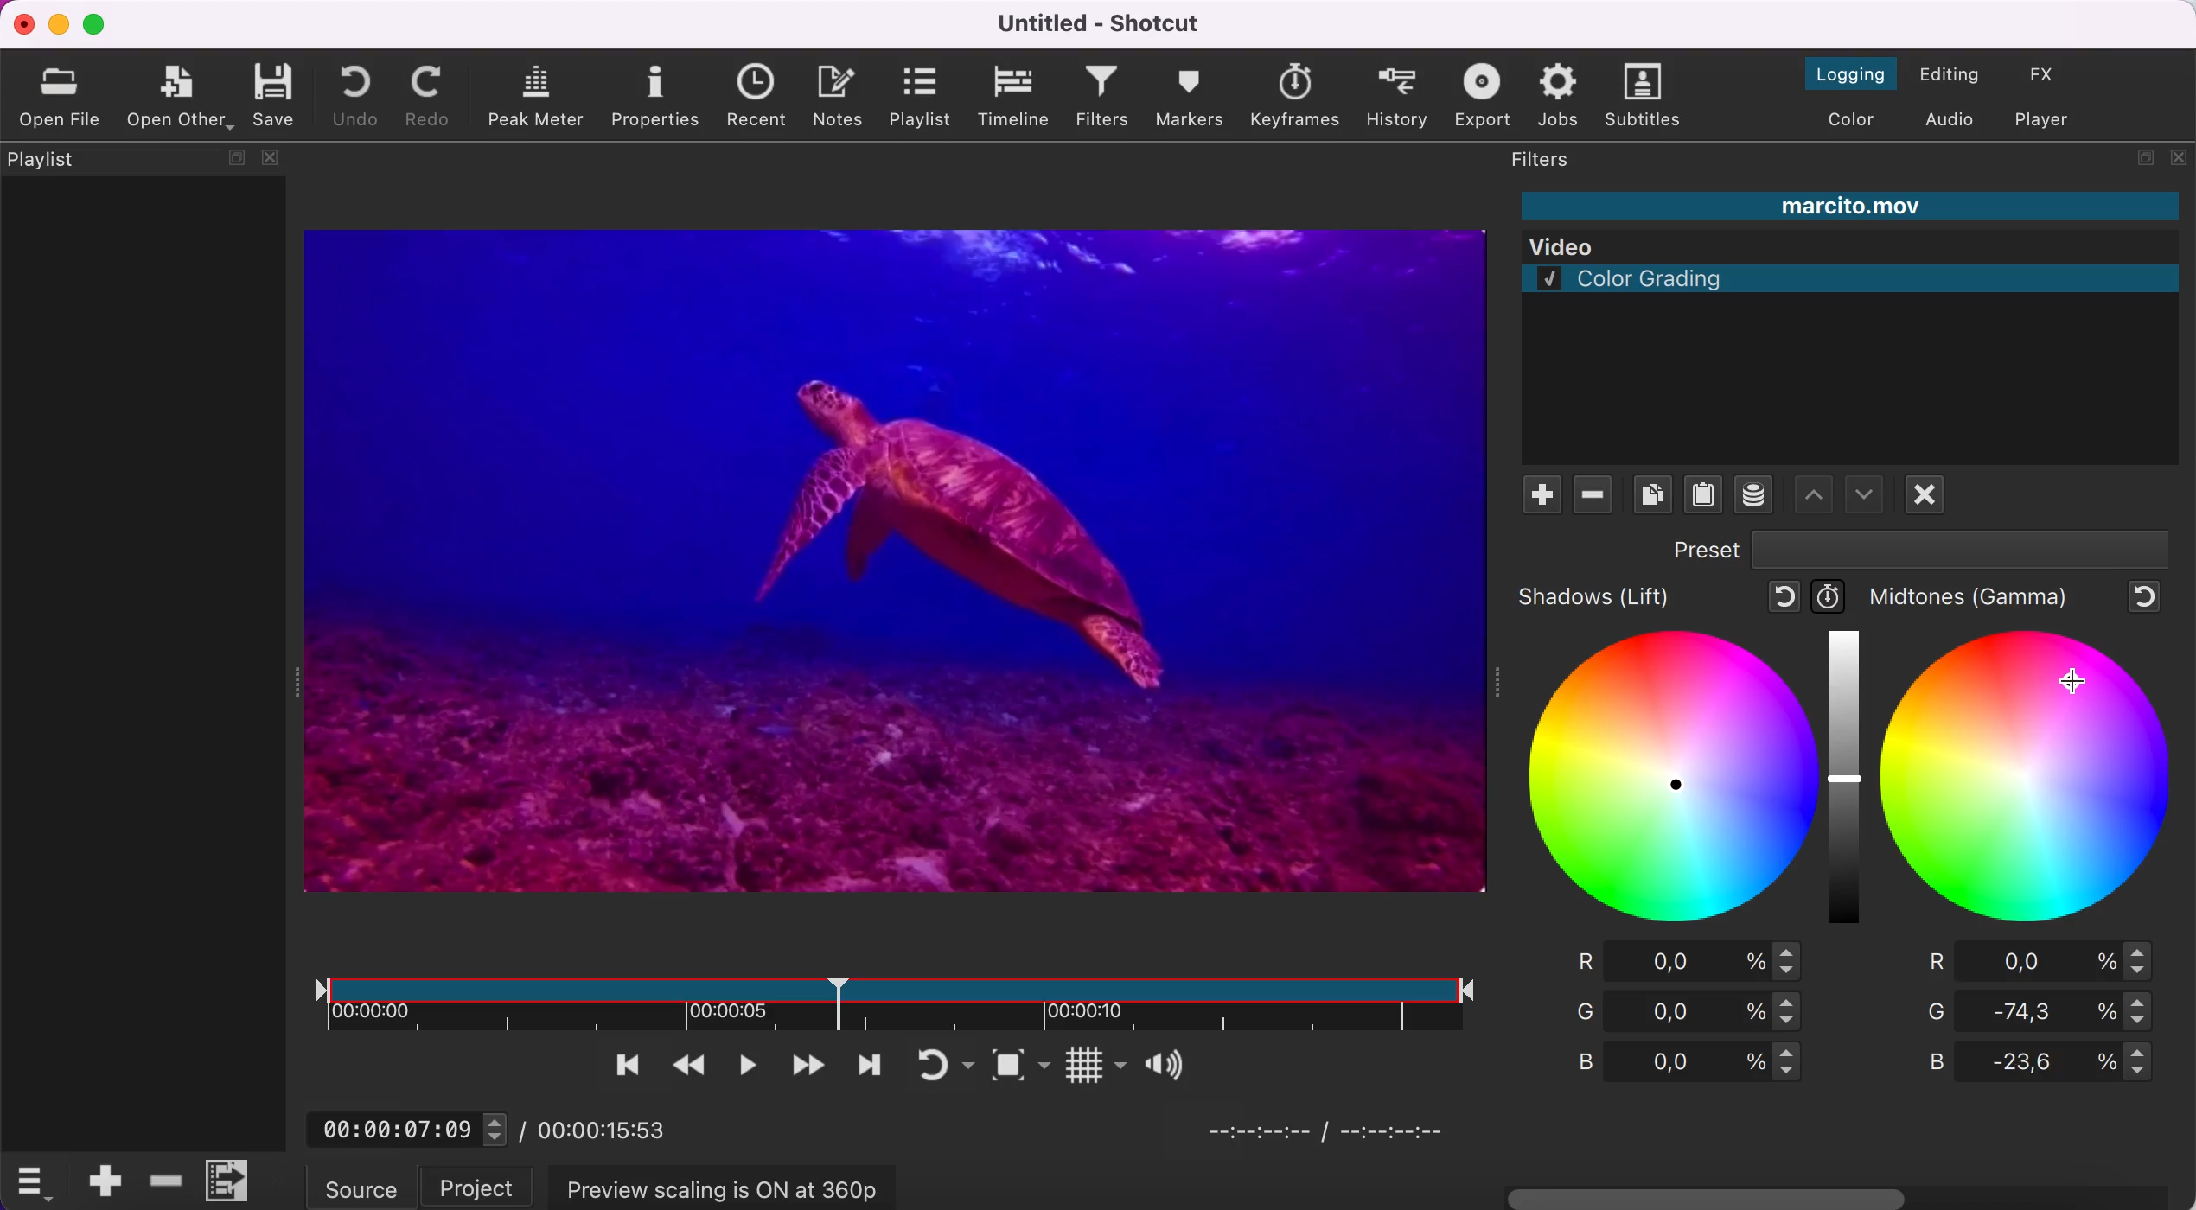 The width and height of the screenshot is (2196, 1210). I want to click on red, so click(1688, 958).